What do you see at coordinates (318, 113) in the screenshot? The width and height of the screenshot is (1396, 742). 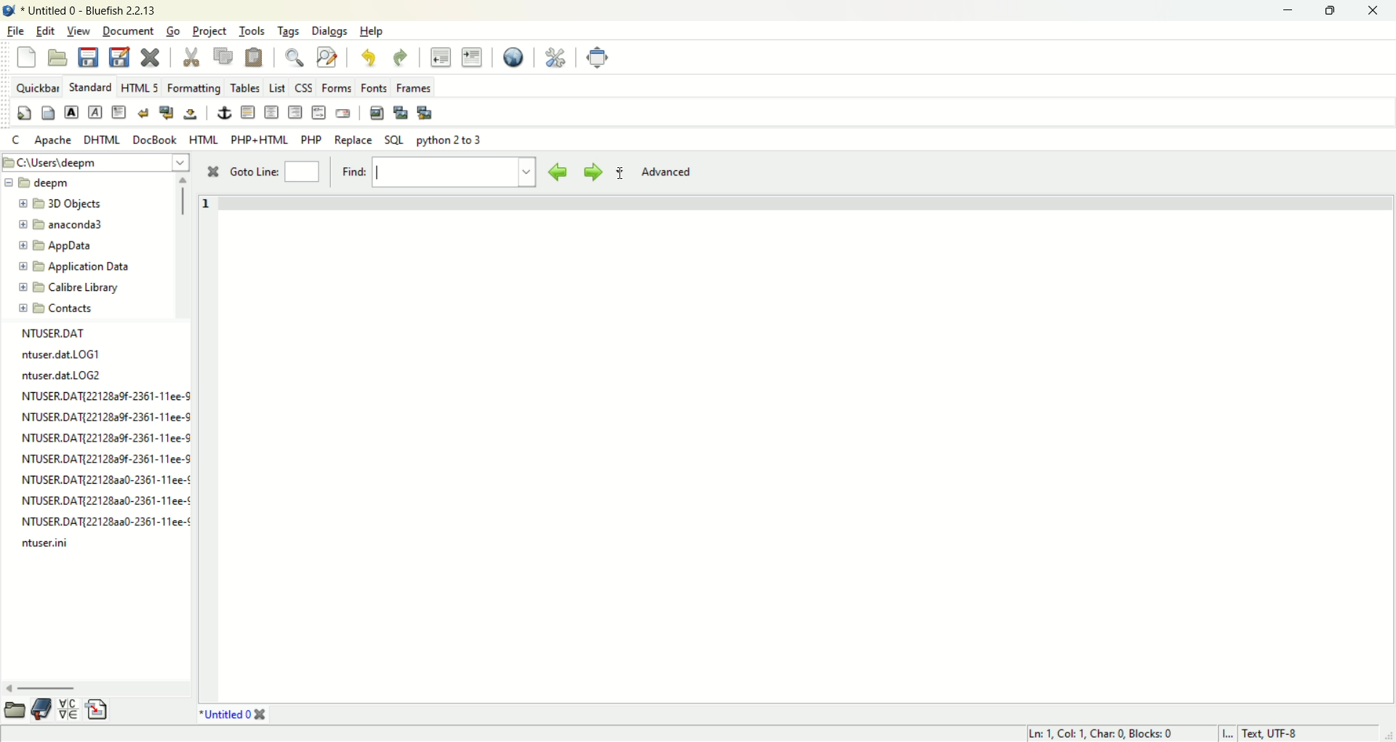 I see `HTML comment` at bounding box center [318, 113].